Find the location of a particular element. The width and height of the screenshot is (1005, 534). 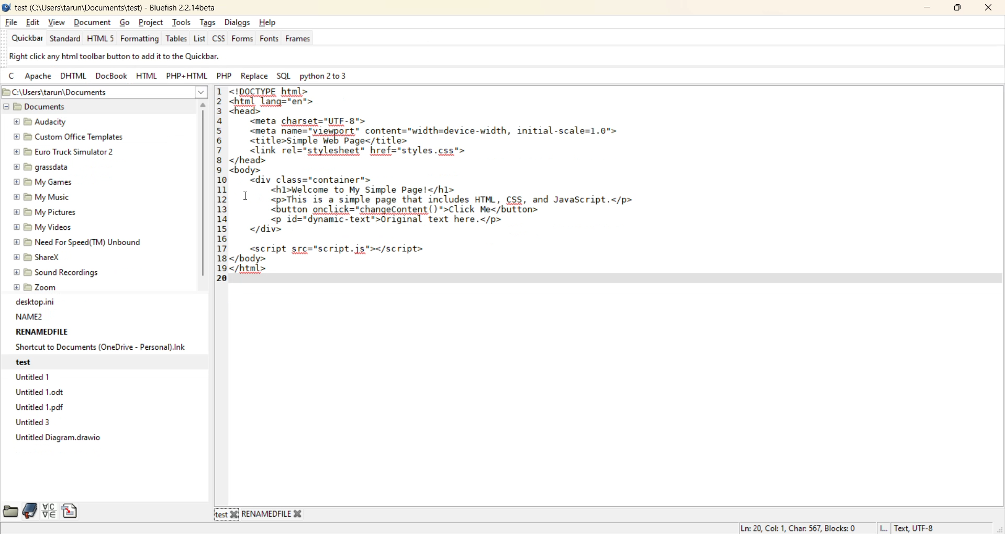

c is located at coordinates (10, 74).